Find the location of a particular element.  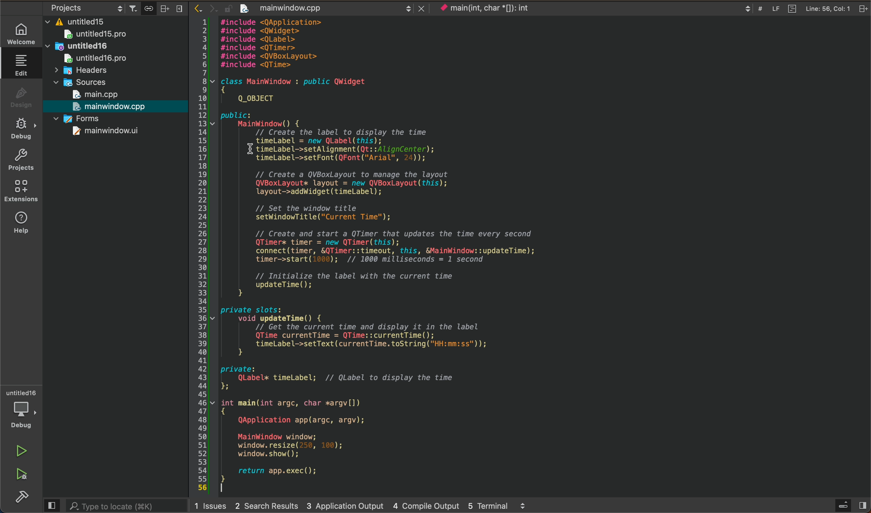

debugger is located at coordinates (22, 409).